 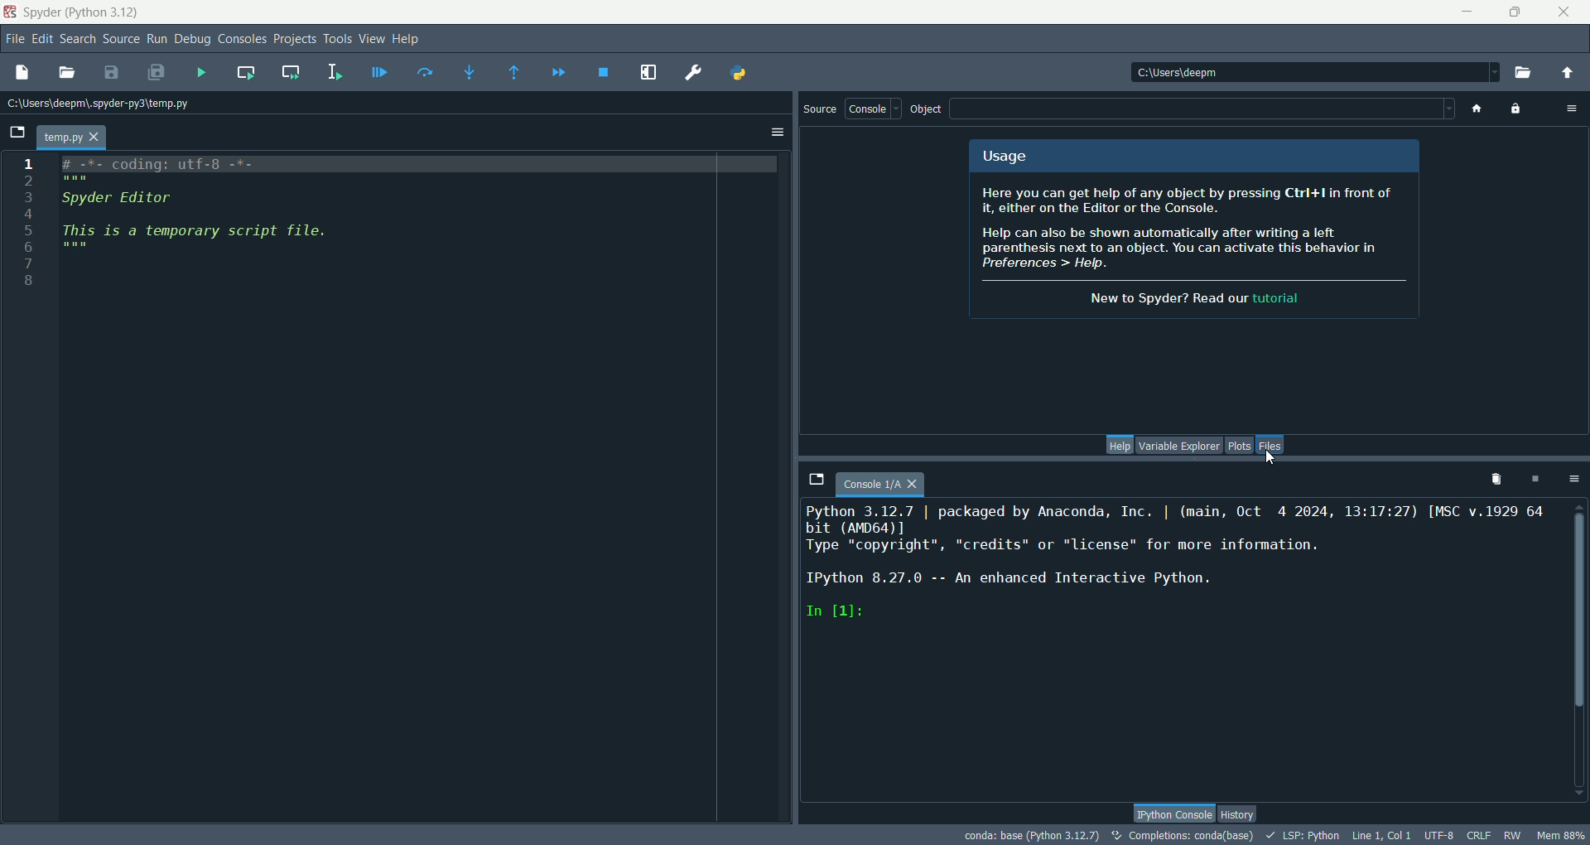 What do you see at coordinates (83, 12) in the screenshot?
I see `spyder` at bounding box center [83, 12].